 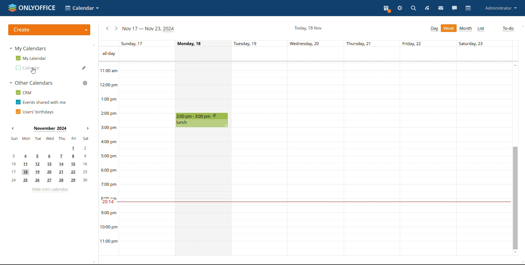 What do you see at coordinates (203, 192) in the screenshot?
I see `monday` at bounding box center [203, 192].